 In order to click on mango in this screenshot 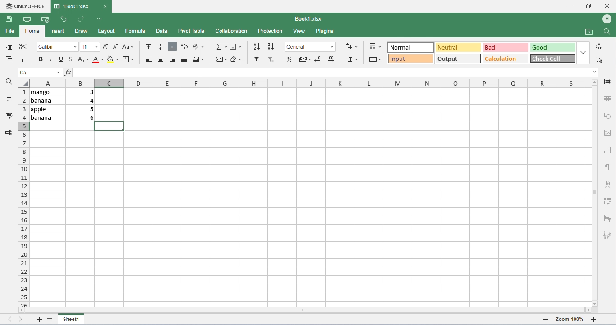, I will do `click(47, 92)`.